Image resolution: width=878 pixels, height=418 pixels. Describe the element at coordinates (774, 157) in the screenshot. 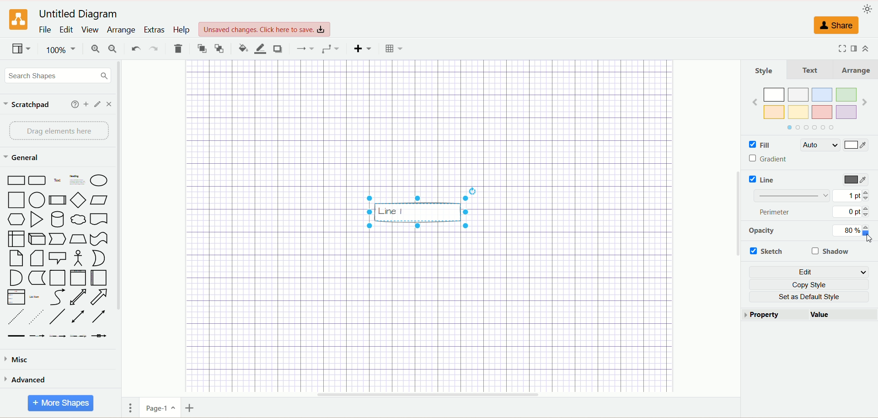

I see `Gradient` at that location.